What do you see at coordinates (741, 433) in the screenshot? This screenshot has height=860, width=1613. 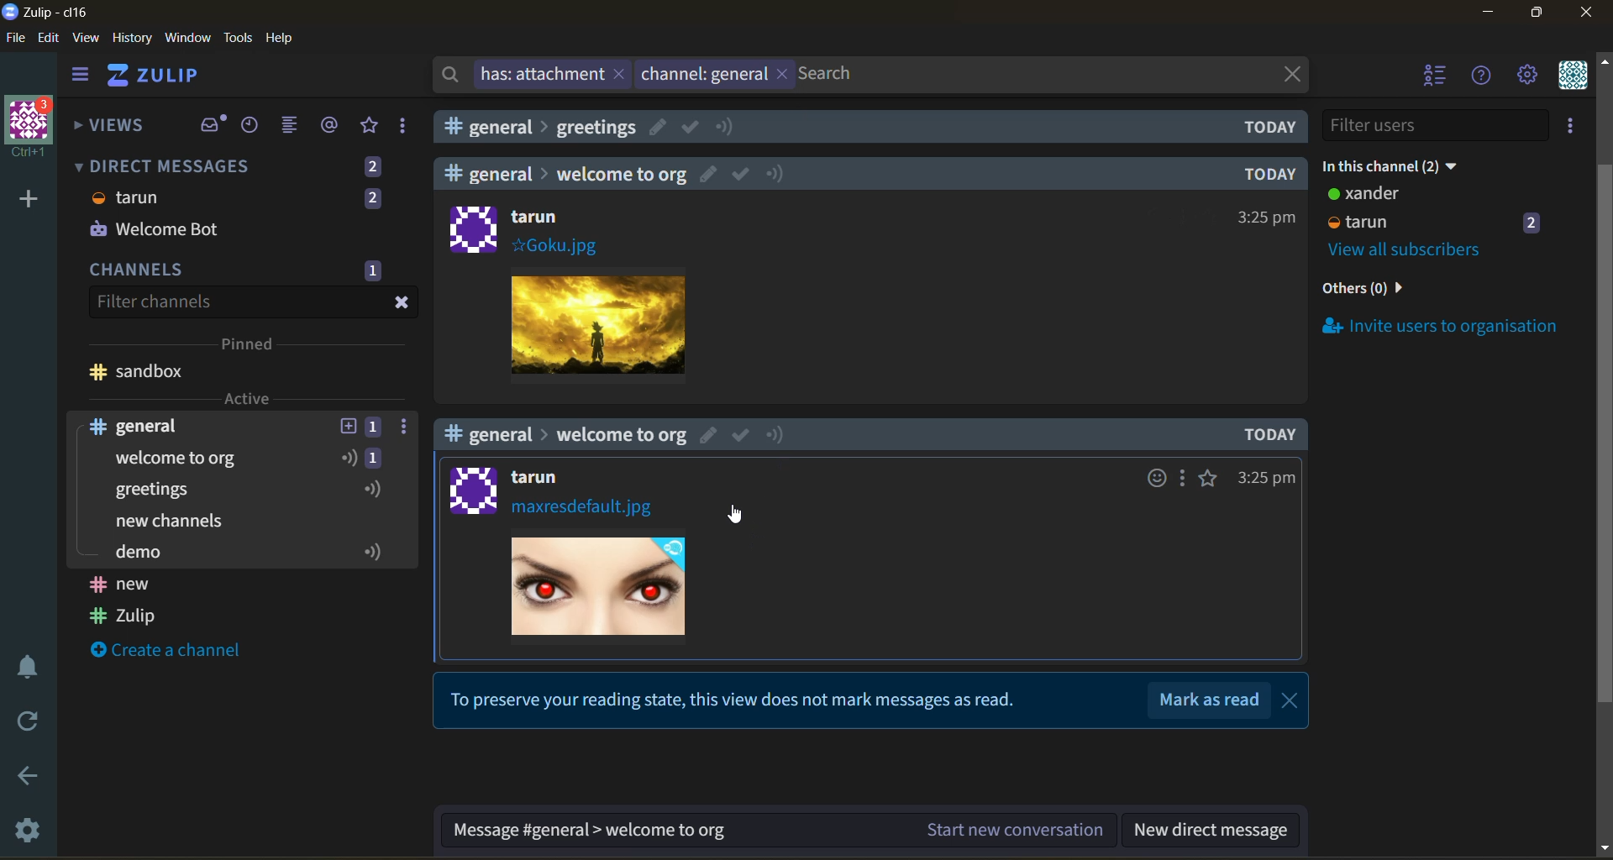 I see `mark` at bounding box center [741, 433].